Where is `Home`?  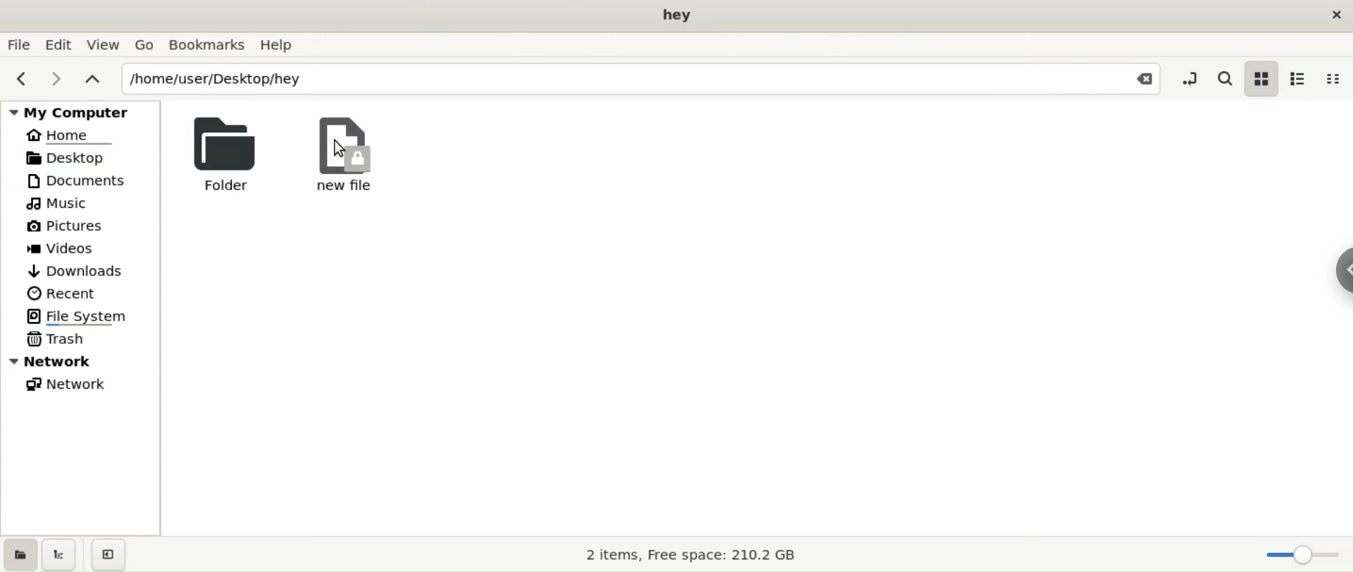
Home is located at coordinates (72, 136).